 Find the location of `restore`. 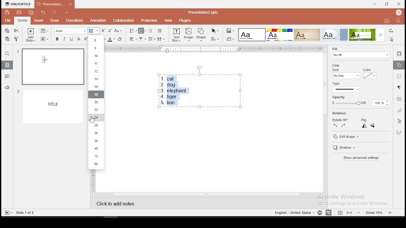

restore is located at coordinates (386, 4).